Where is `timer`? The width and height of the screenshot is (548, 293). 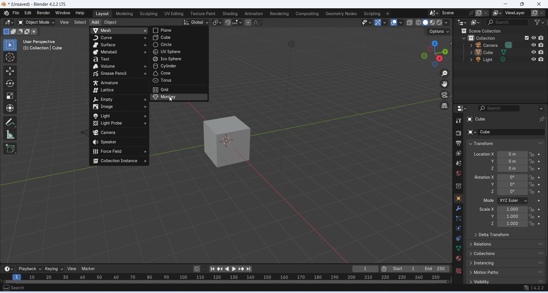
timer is located at coordinates (9, 269).